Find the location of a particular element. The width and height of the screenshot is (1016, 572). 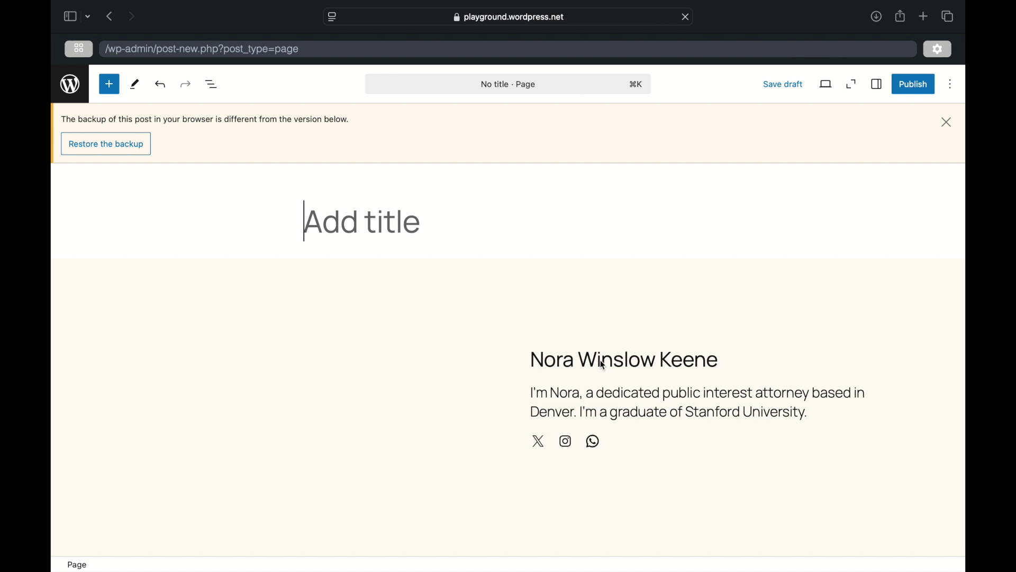

undo is located at coordinates (187, 84).